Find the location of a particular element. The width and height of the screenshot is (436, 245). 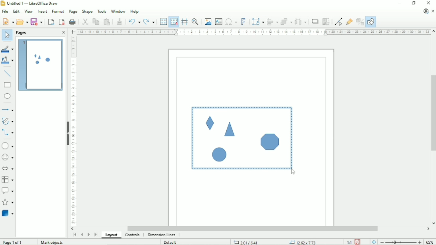

File is located at coordinates (5, 11).